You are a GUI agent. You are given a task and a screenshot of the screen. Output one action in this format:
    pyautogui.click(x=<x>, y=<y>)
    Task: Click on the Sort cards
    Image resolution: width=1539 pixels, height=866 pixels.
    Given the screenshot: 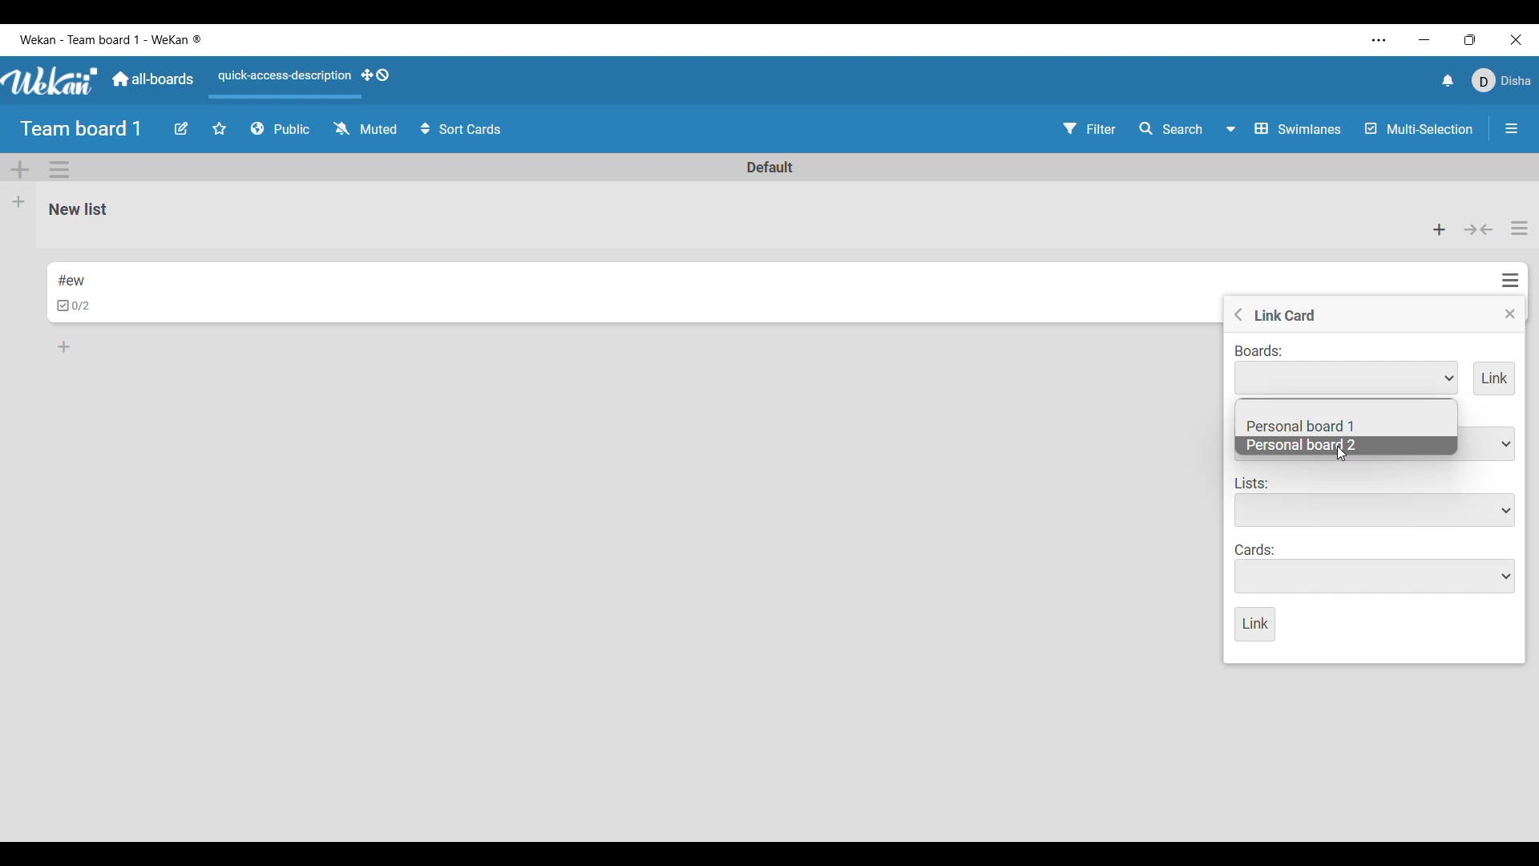 What is the action you would take?
    pyautogui.click(x=463, y=129)
    